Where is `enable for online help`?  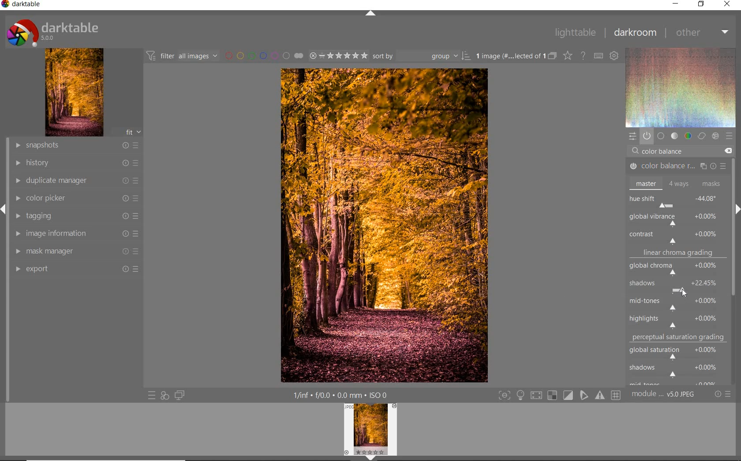
enable for online help is located at coordinates (584, 56).